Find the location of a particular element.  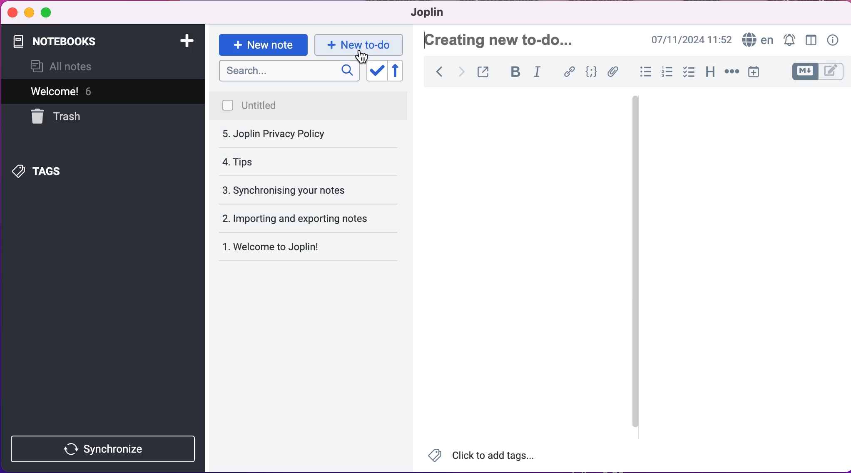

welcome! 5 is located at coordinates (92, 91).